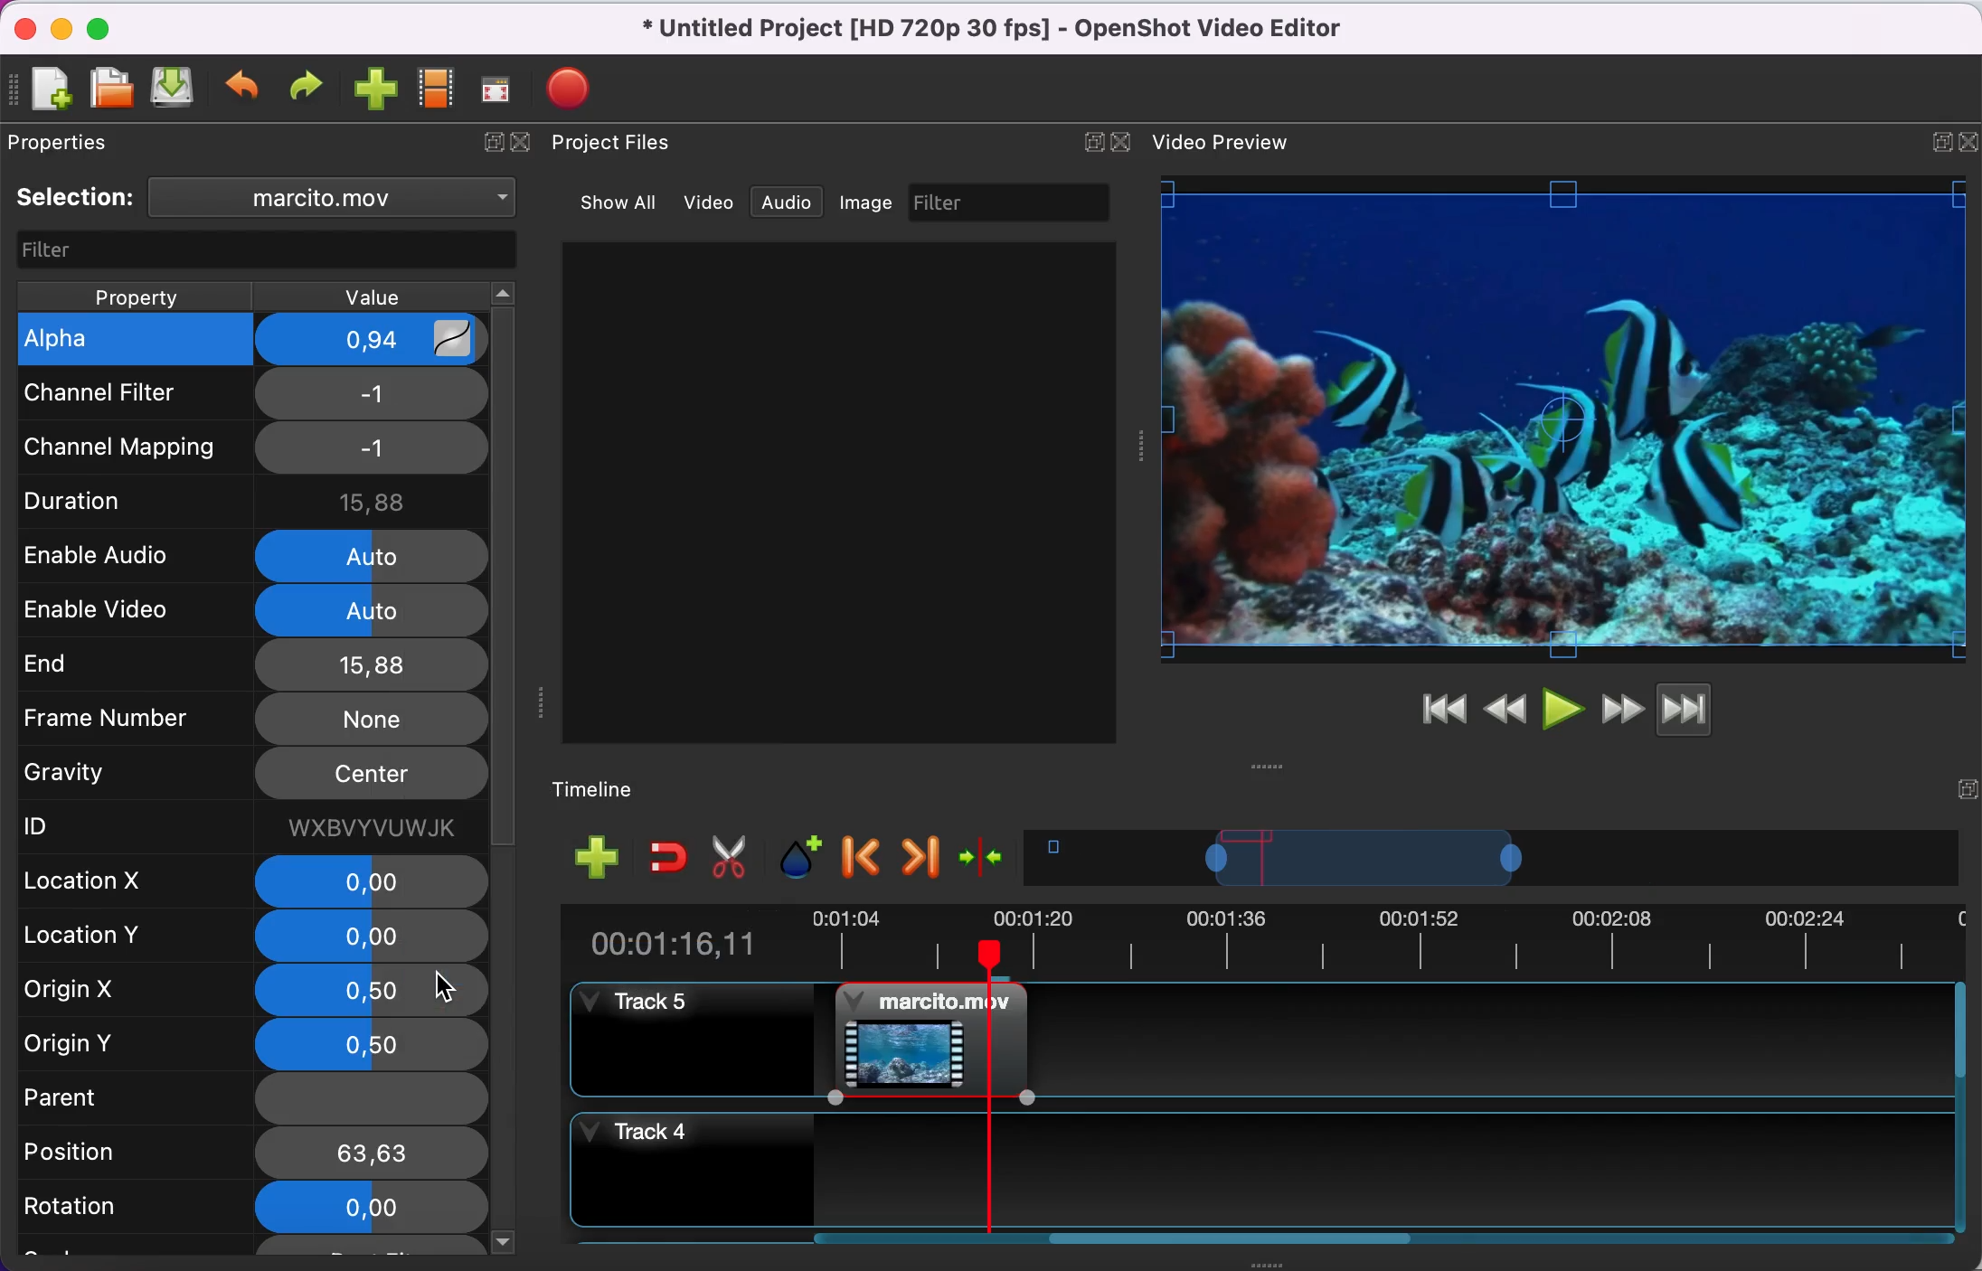 This screenshot has width=1982, height=1271. What do you see at coordinates (543, 701) in the screenshot?
I see `move` at bounding box center [543, 701].